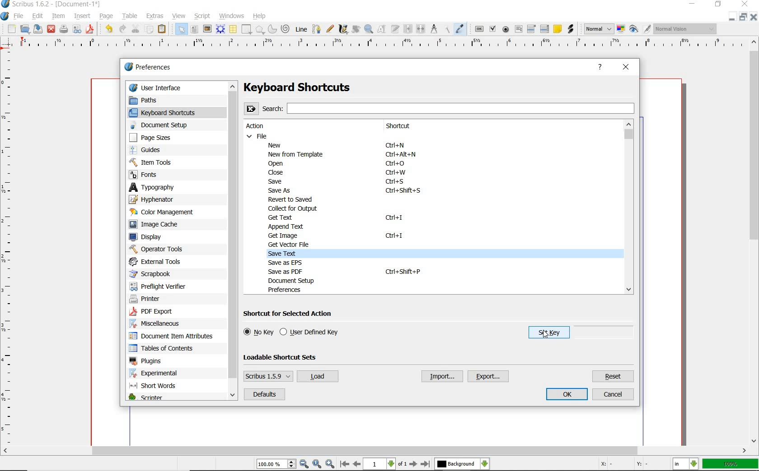 This screenshot has width=759, height=471. I want to click on file, so click(258, 136).